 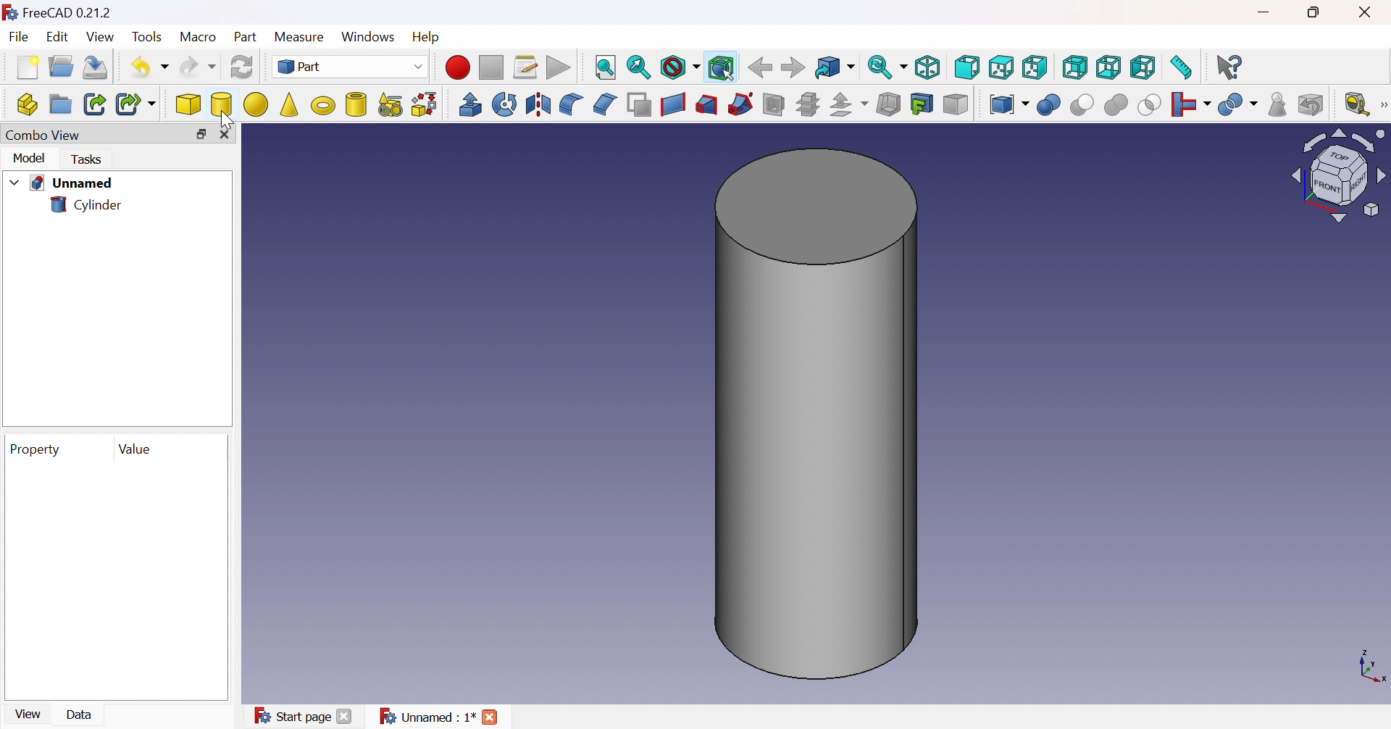 I want to click on Refresh, so click(x=242, y=67).